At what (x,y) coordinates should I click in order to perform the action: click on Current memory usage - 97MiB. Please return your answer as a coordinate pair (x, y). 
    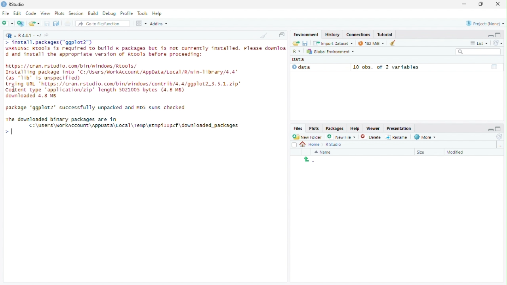
    Looking at the image, I should click on (369, 43).